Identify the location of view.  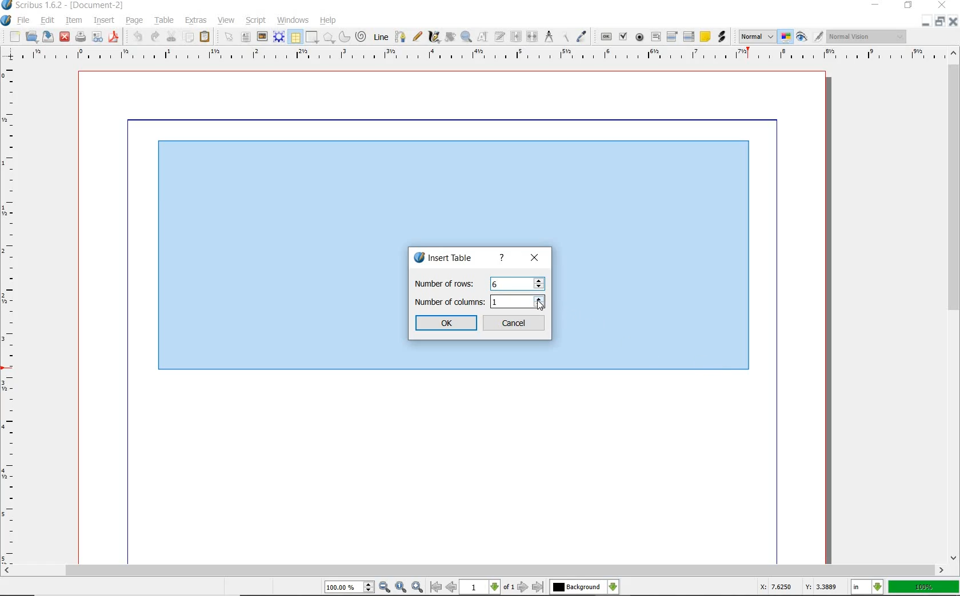
(226, 22).